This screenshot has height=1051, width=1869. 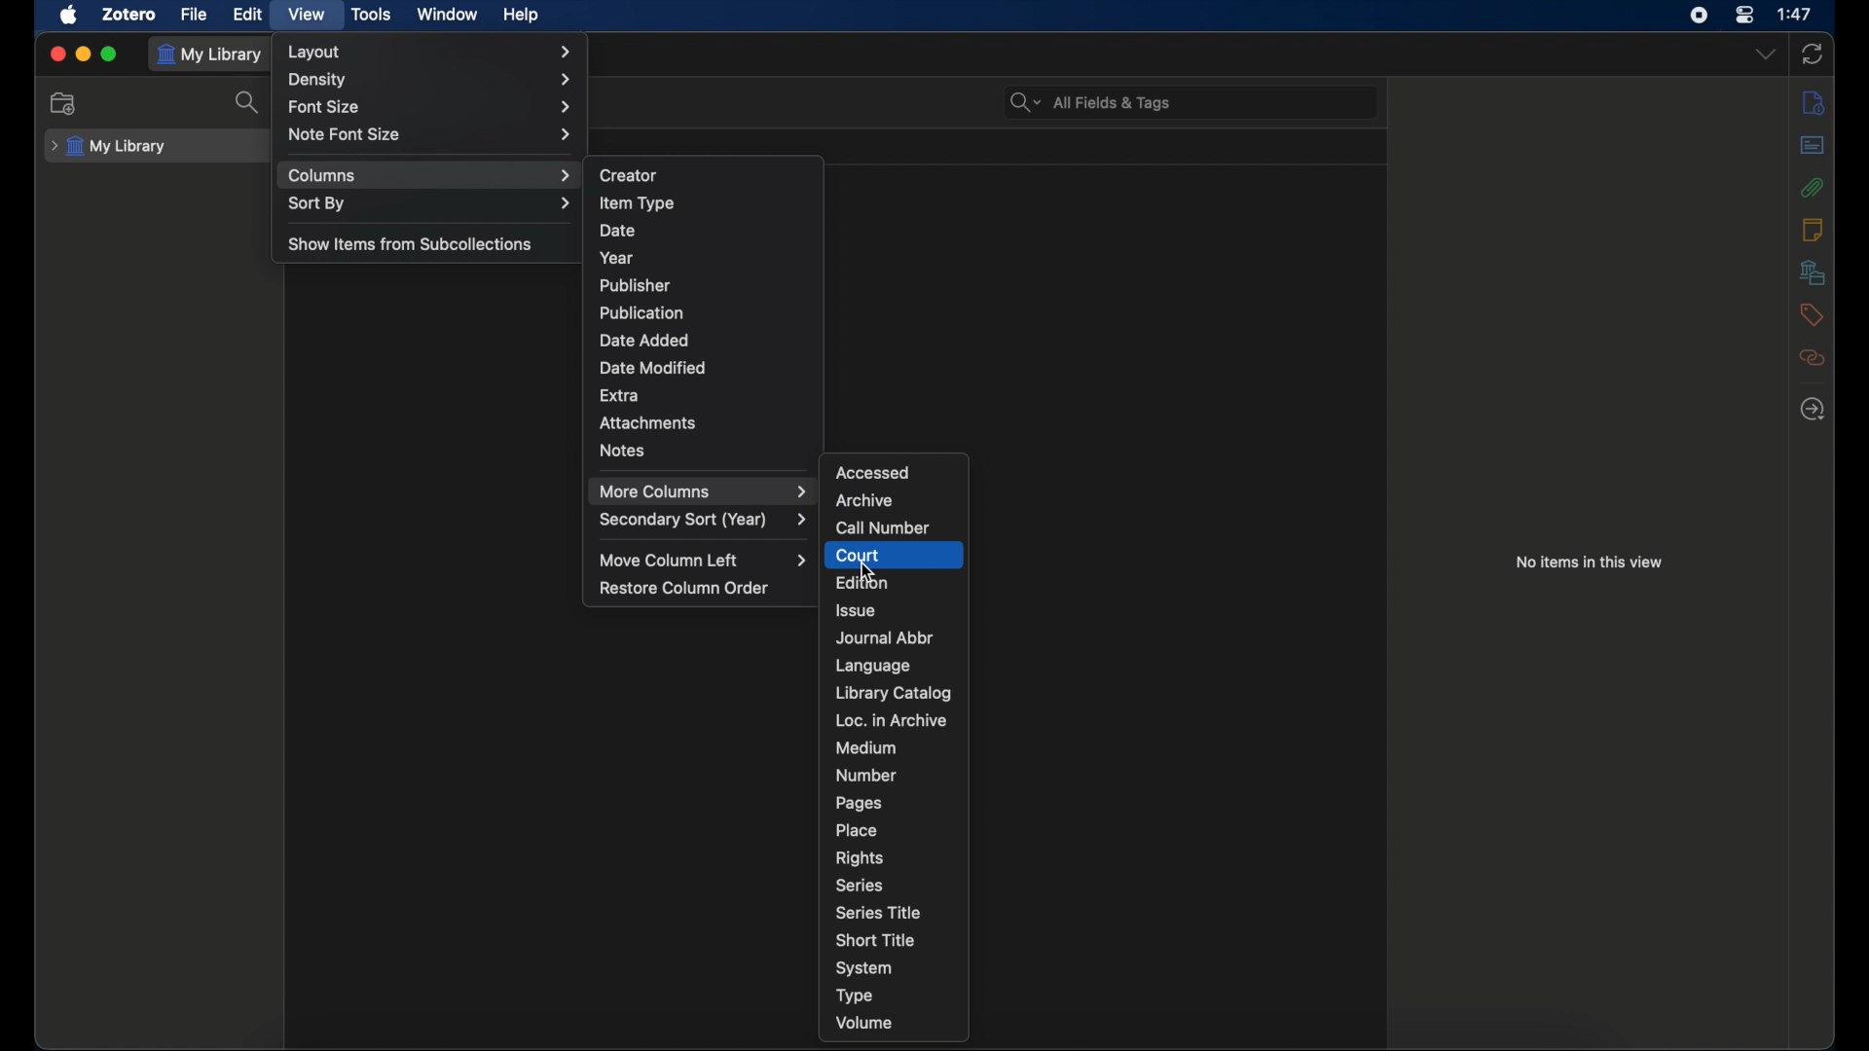 I want to click on tags, so click(x=1811, y=313).